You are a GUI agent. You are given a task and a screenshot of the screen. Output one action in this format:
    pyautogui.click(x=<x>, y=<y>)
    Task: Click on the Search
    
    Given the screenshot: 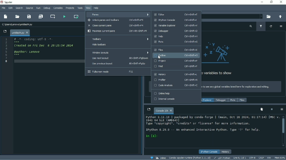 What is the action you would take?
    pyautogui.click(x=19, y=8)
    